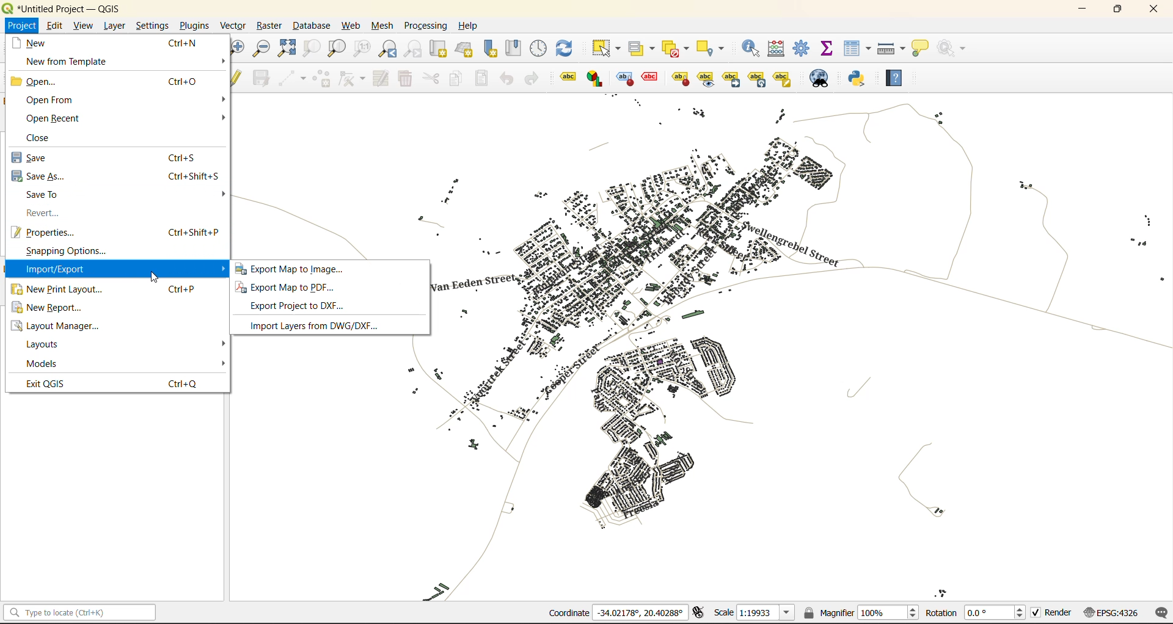  Describe the element at coordinates (820, 78) in the screenshot. I see `metasearch` at that location.